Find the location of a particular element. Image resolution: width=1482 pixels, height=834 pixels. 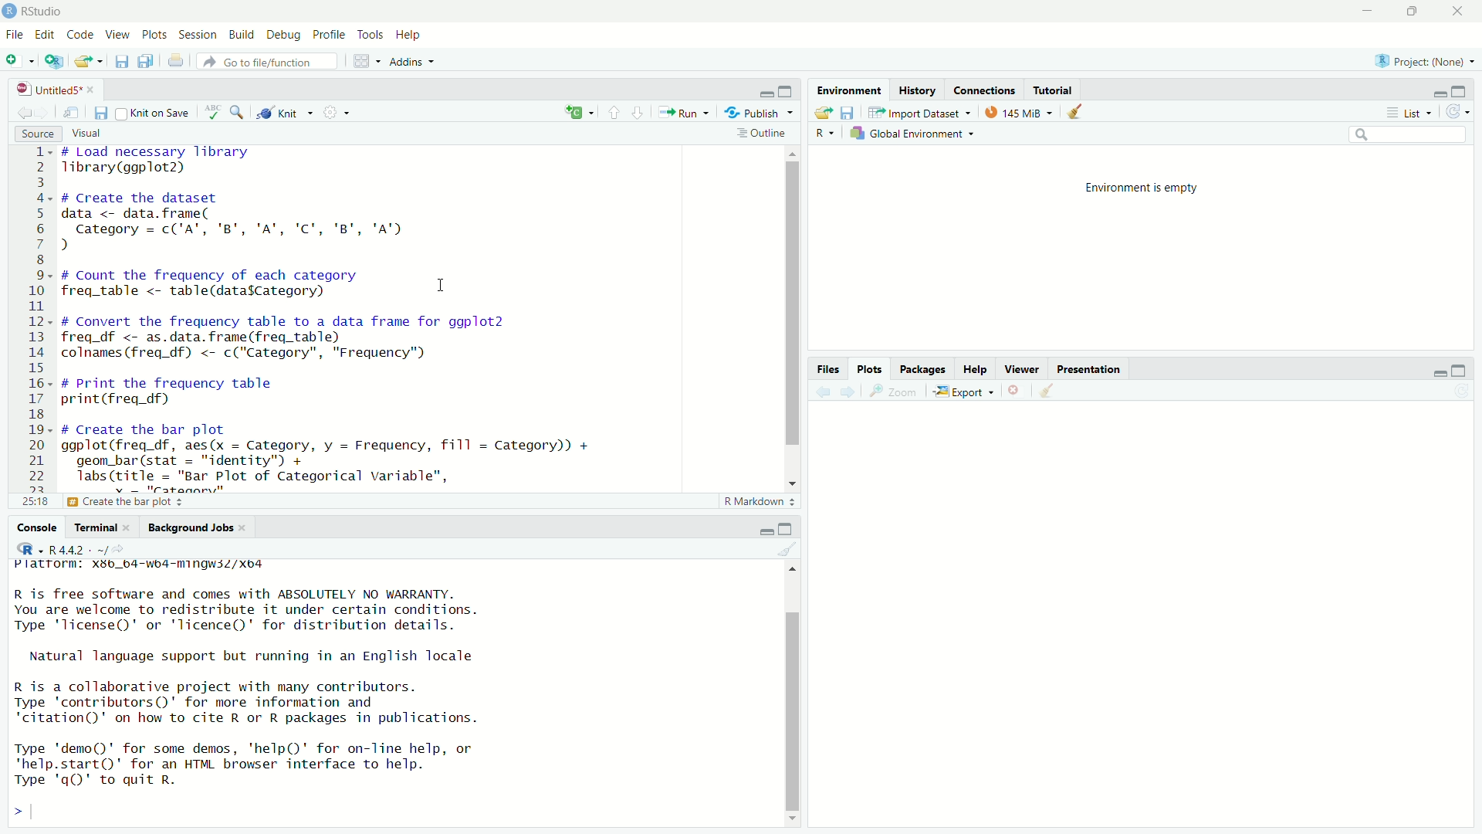

open is located at coordinates (825, 114).